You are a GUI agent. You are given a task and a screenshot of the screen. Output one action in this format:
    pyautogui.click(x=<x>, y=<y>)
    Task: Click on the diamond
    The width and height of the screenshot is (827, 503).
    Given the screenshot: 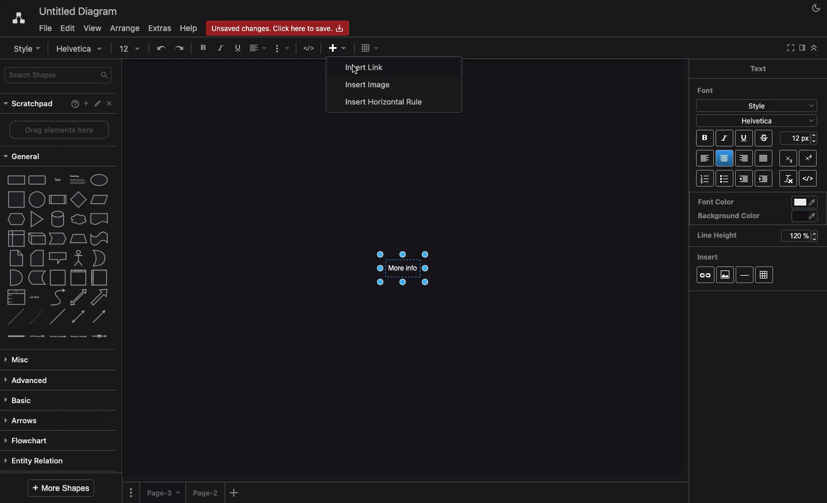 What is the action you would take?
    pyautogui.click(x=79, y=199)
    